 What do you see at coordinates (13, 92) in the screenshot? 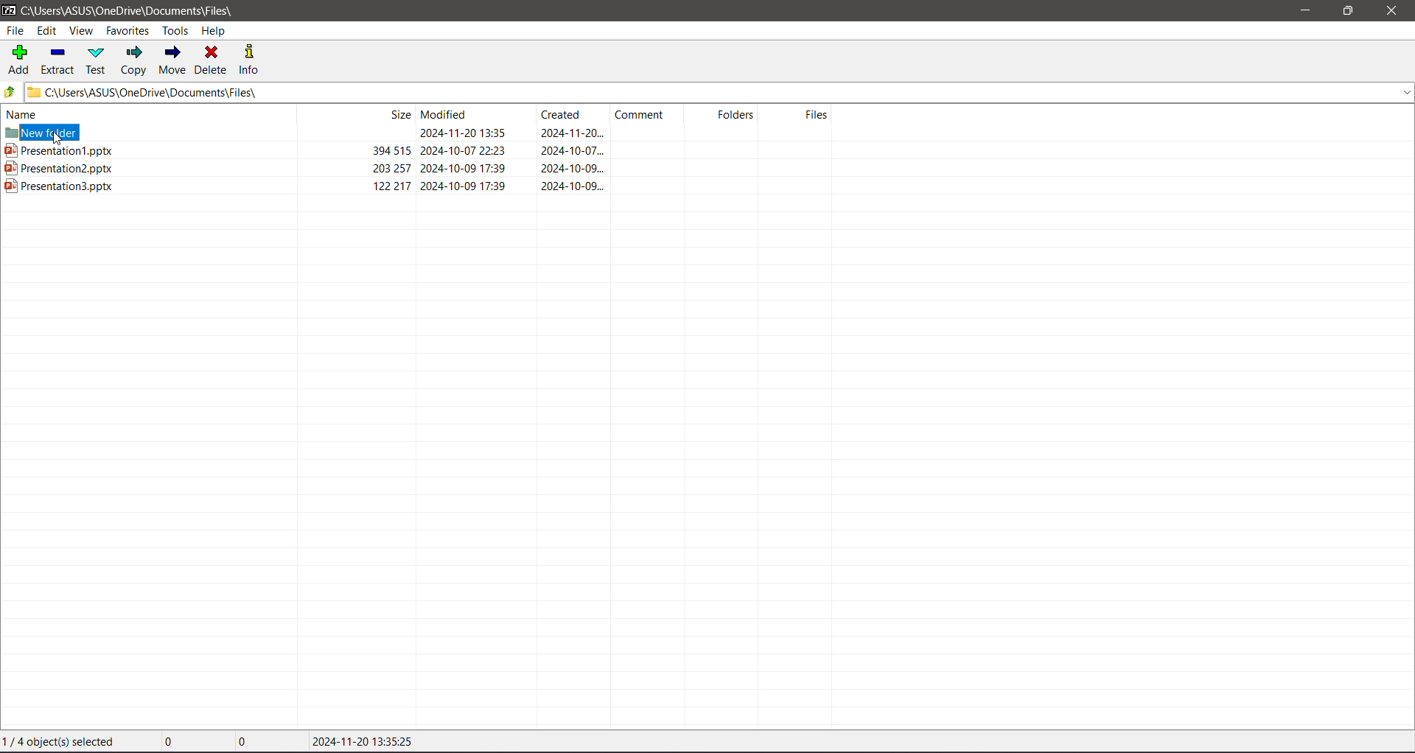
I see `Move Up one level` at bounding box center [13, 92].